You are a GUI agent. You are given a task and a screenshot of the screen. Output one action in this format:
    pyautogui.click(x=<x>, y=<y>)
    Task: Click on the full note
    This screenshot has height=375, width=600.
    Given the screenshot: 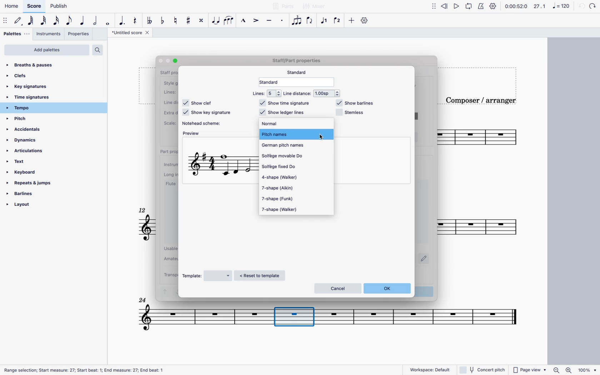 What is the action you would take?
    pyautogui.click(x=108, y=21)
    